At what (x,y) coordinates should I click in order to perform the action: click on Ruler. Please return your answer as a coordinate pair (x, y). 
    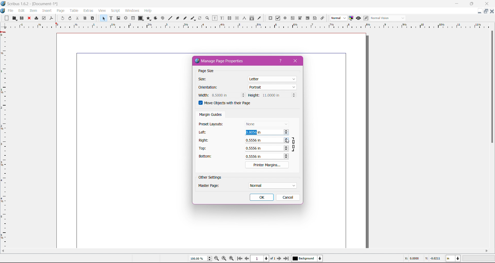
    Looking at the image, I should click on (245, 26).